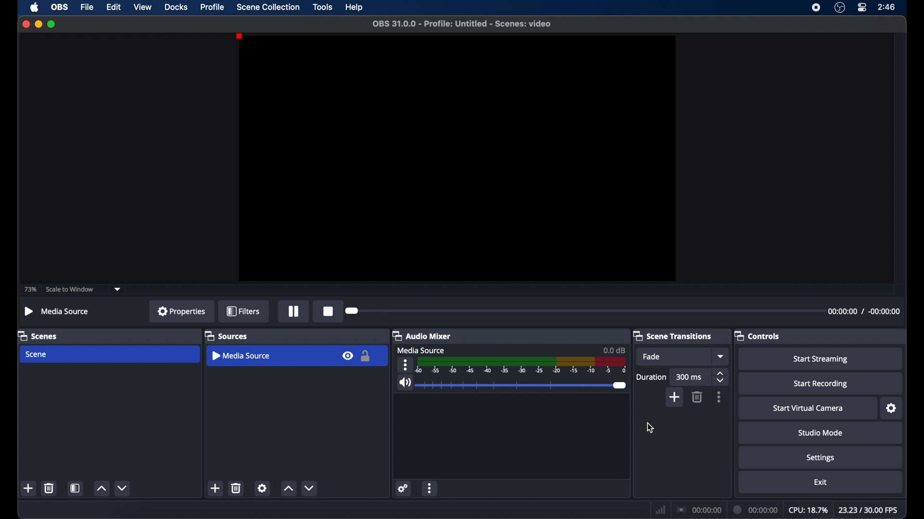 Image resolution: width=924 pixels, height=519 pixels. Describe the element at coordinates (243, 311) in the screenshot. I see `Filters` at that location.